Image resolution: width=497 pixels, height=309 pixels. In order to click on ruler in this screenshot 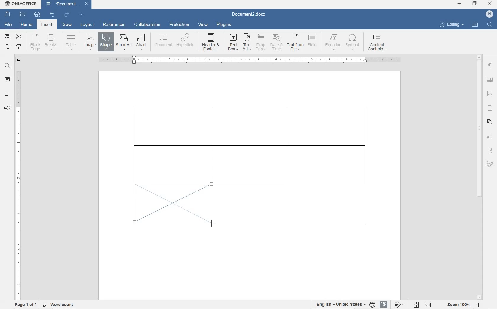, I will do `click(18, 183)`.